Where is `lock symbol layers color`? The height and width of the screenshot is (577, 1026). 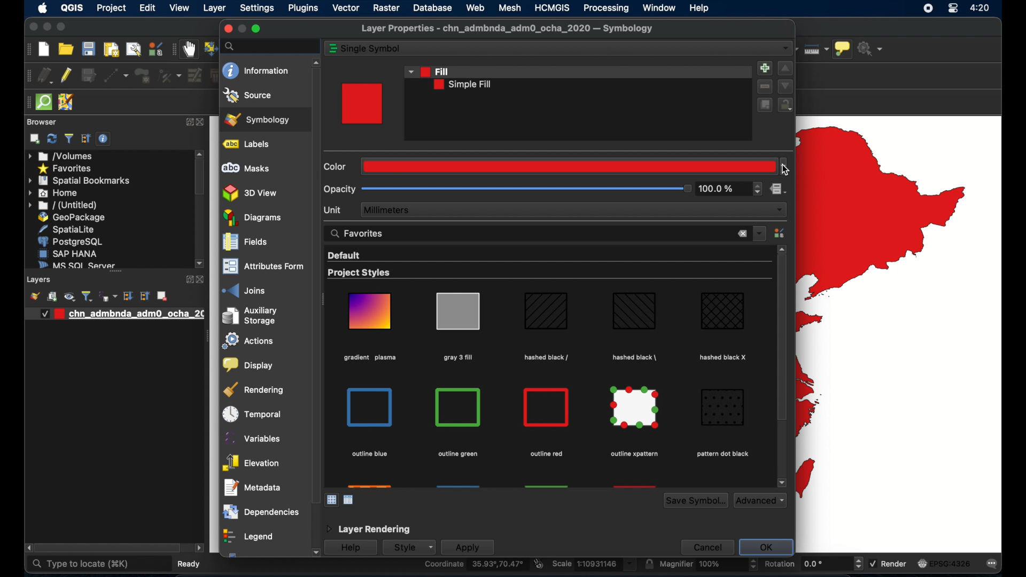
lock symbol layers color is located at coordinates (786, 106).